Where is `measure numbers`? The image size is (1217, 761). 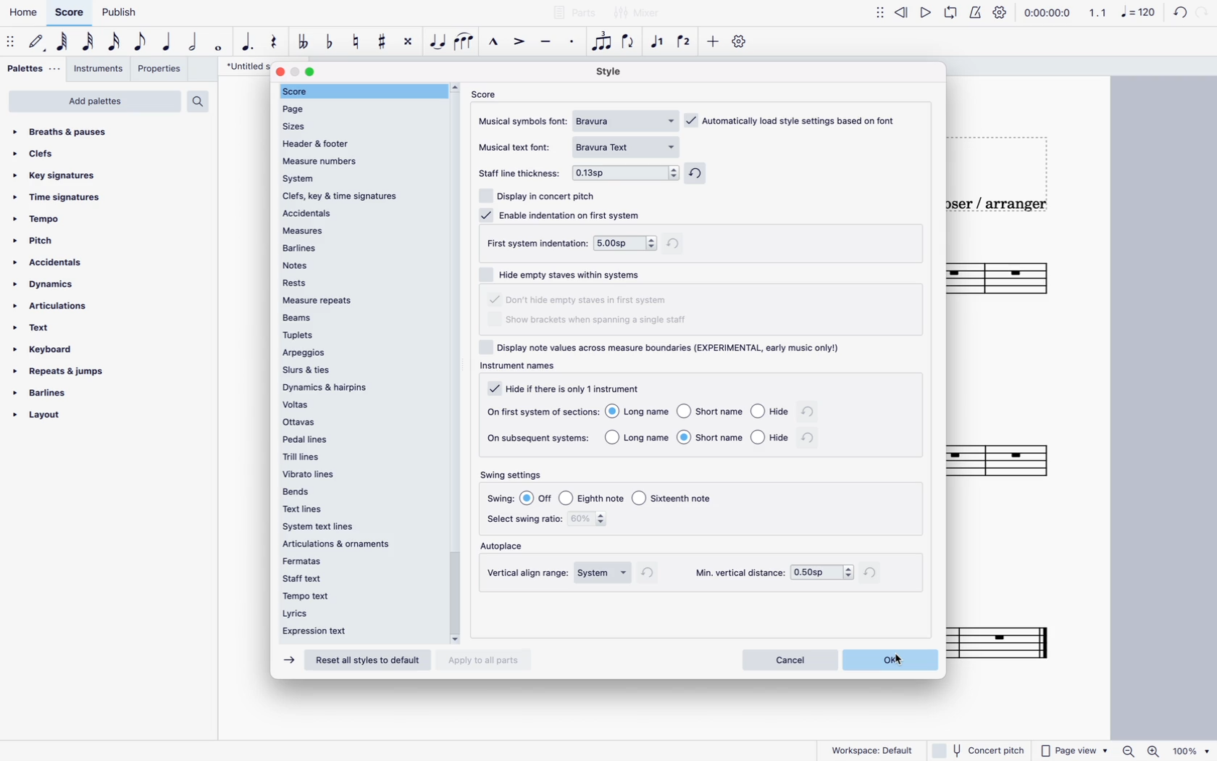 measure numbers is located at coordinates (359, 160).